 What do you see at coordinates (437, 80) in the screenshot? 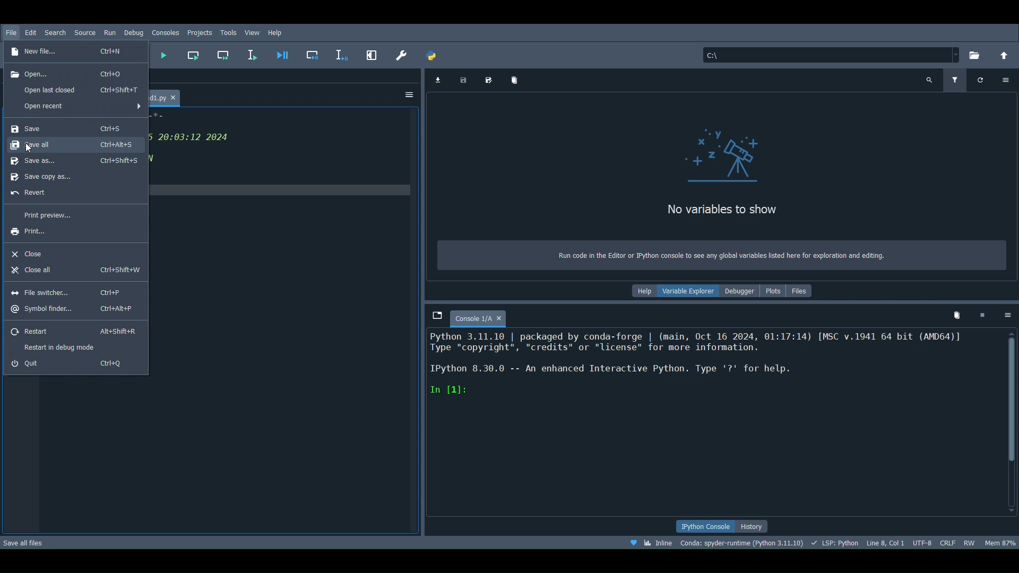
I see `Import data` at bounding box center [437, 80].